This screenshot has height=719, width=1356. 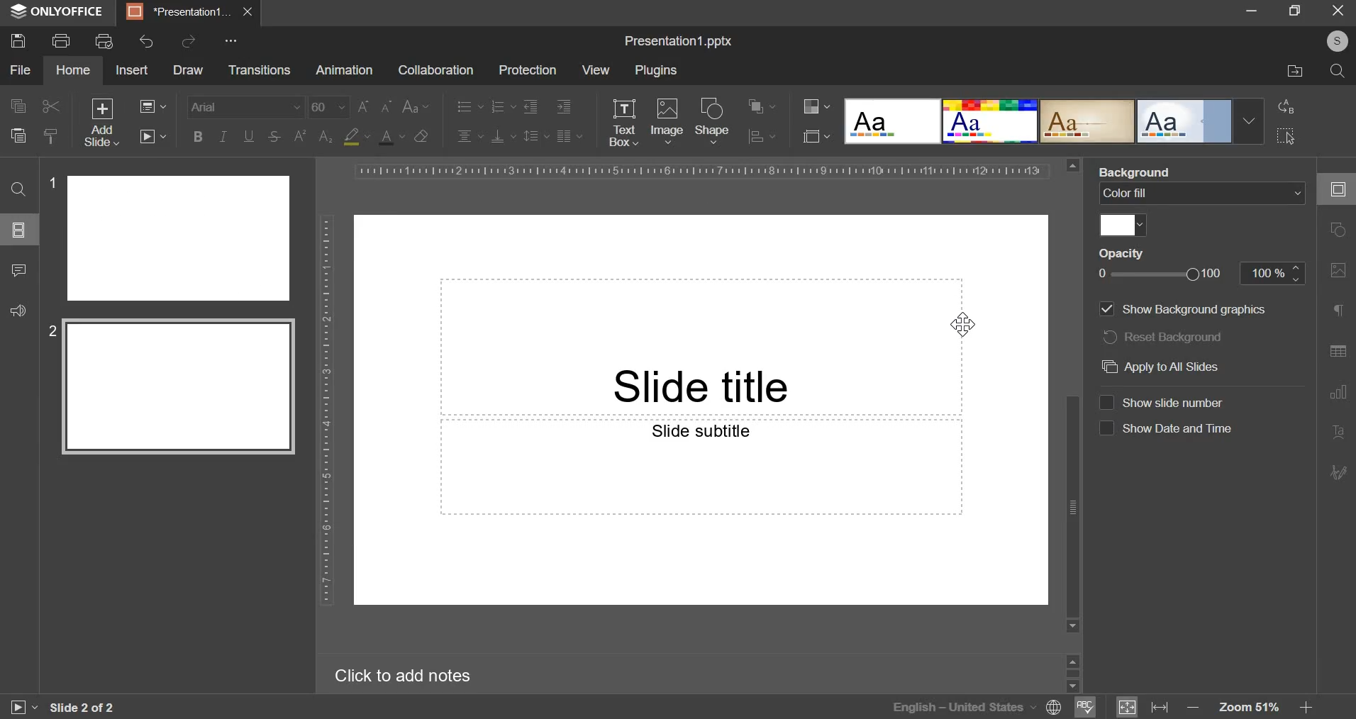 What do you see at coordinates (1055, 707) in the screenshot?
I see `set document language` at bounding box center [1055, 707].